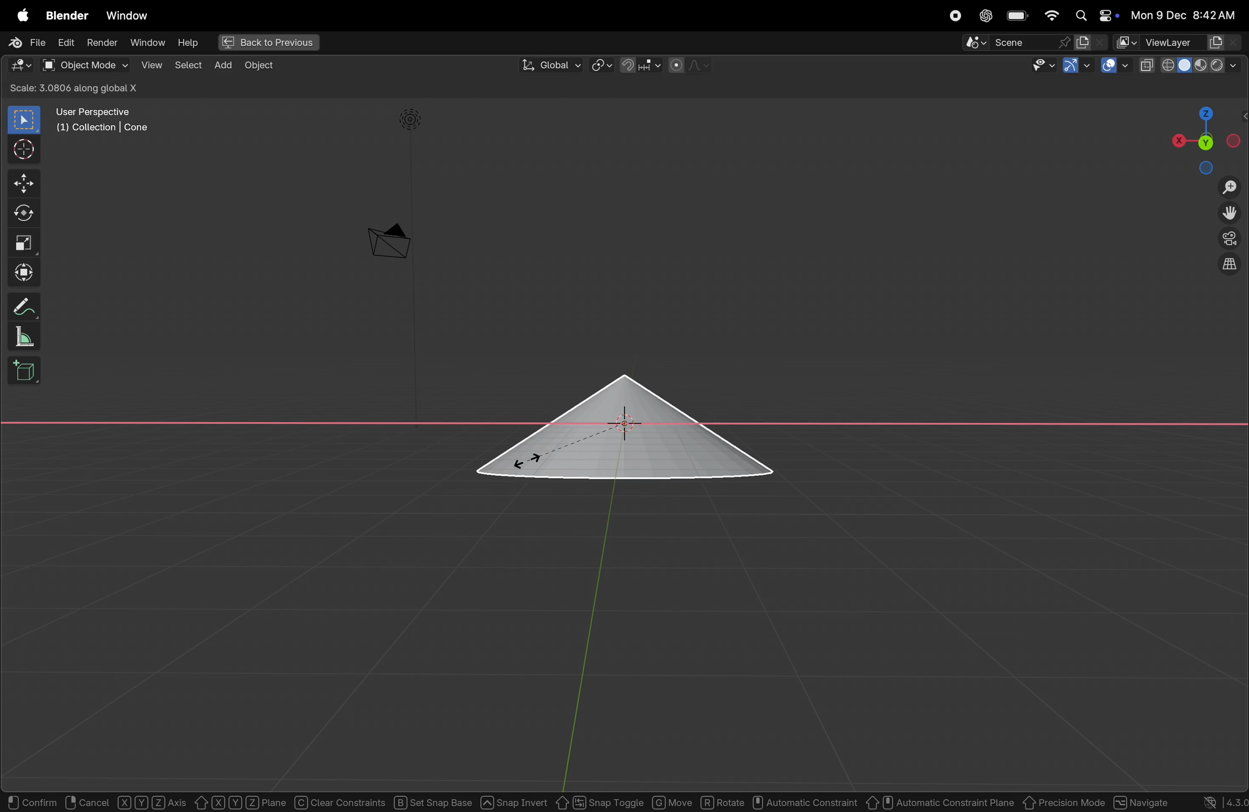 The width and height of the screenshot is (1249, 812). Describe the element at coordinates (270, 42) in the screenshot. I see `back to previous` at that location.